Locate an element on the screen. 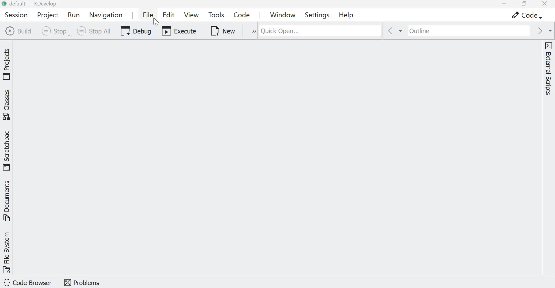 The height and width of the screenshot is (288, 555). Toggle 'Documents' tool view is located at coordinates (8, 201).